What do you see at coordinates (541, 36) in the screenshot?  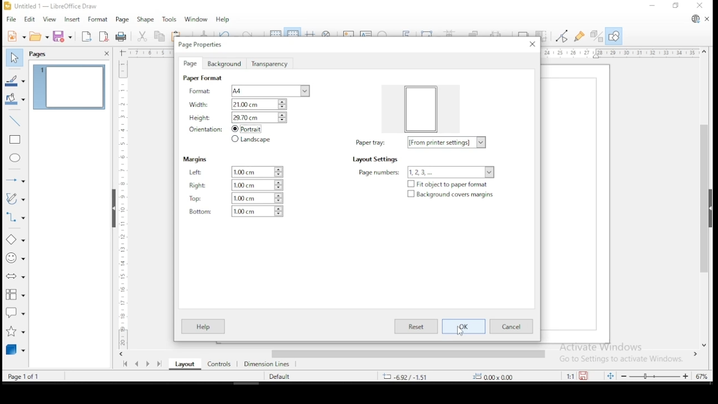 I see `crop` at bounding box center [541, 36].